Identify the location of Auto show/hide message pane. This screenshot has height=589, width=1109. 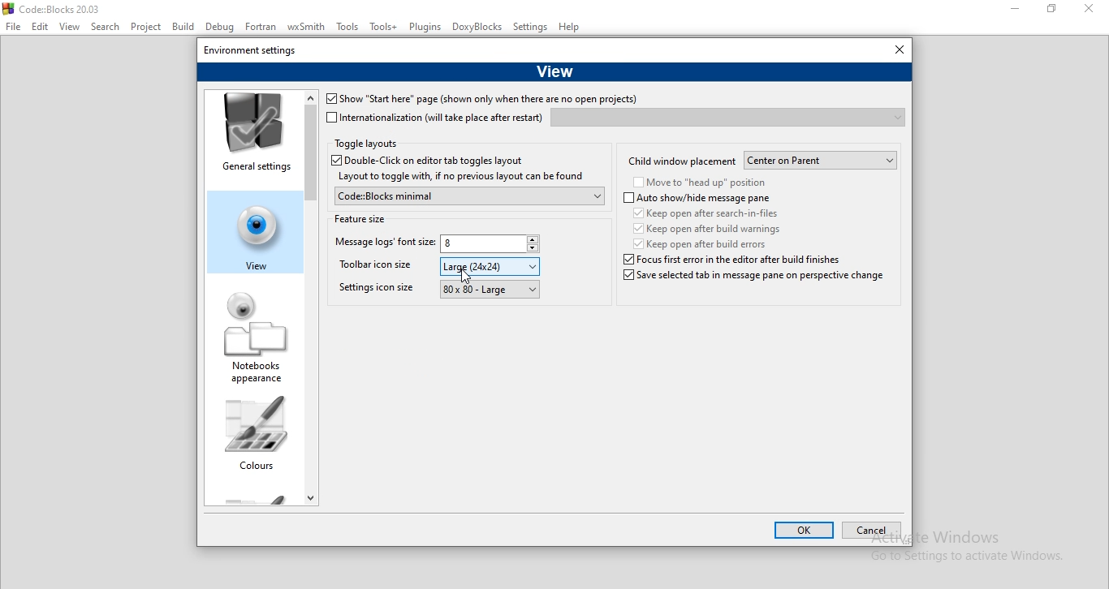
(697, 199).